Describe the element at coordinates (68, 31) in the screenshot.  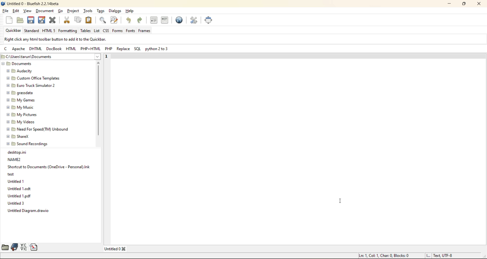
I see `formatting` at that location.